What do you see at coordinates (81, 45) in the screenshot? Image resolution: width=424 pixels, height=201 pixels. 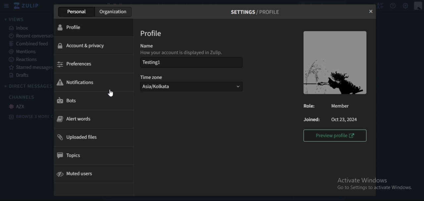 I see `account & privacy` at bounding box center [81, 45].